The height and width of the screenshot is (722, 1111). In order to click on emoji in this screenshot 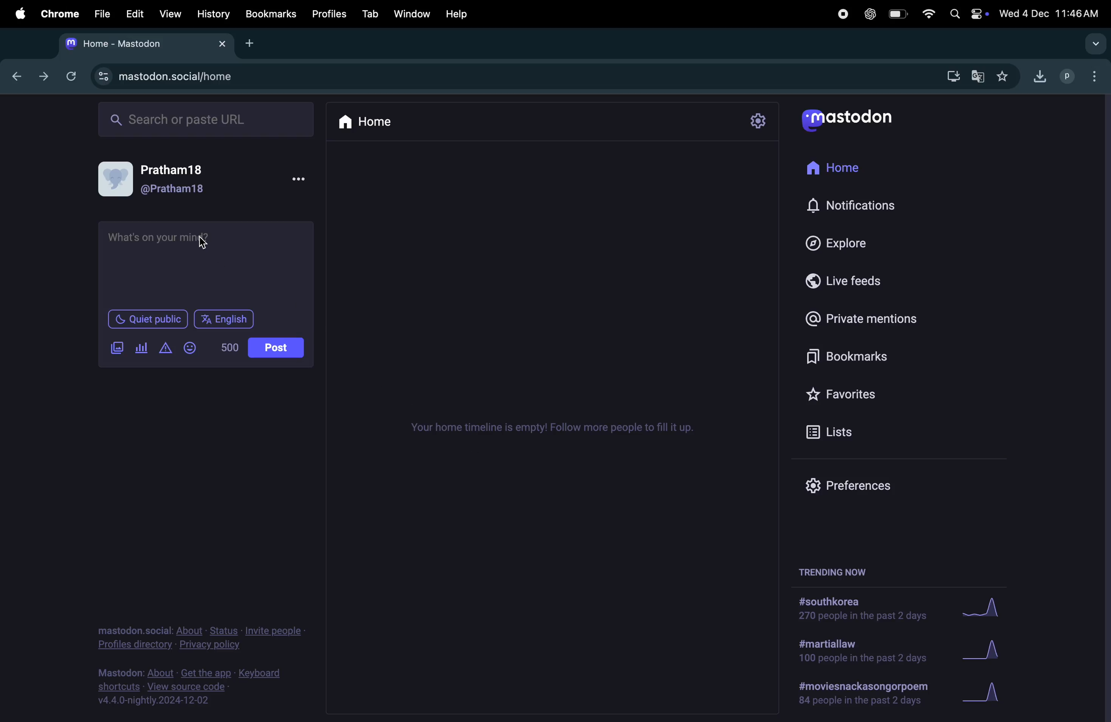, I will do `click(194, 347)`.